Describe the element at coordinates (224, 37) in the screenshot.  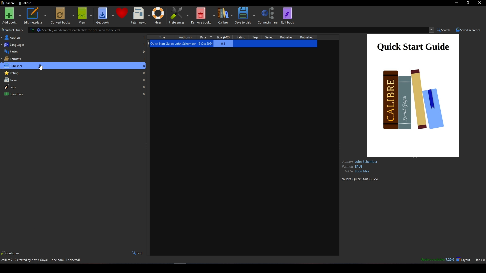
I see `Size` at that location.